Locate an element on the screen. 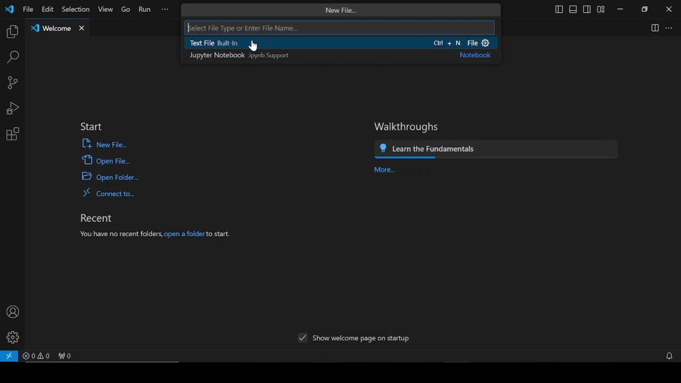  toggle secondary sidebar is located at coordinates (586, 10).